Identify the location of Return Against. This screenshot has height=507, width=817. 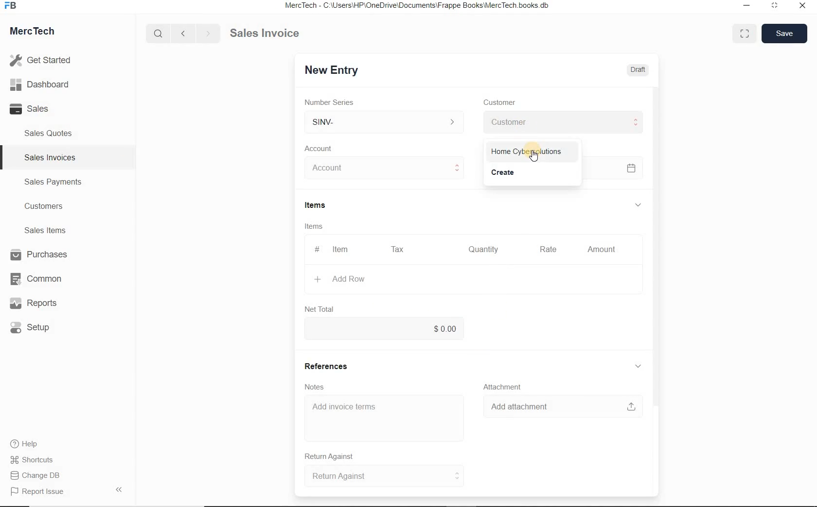
(336, 456).